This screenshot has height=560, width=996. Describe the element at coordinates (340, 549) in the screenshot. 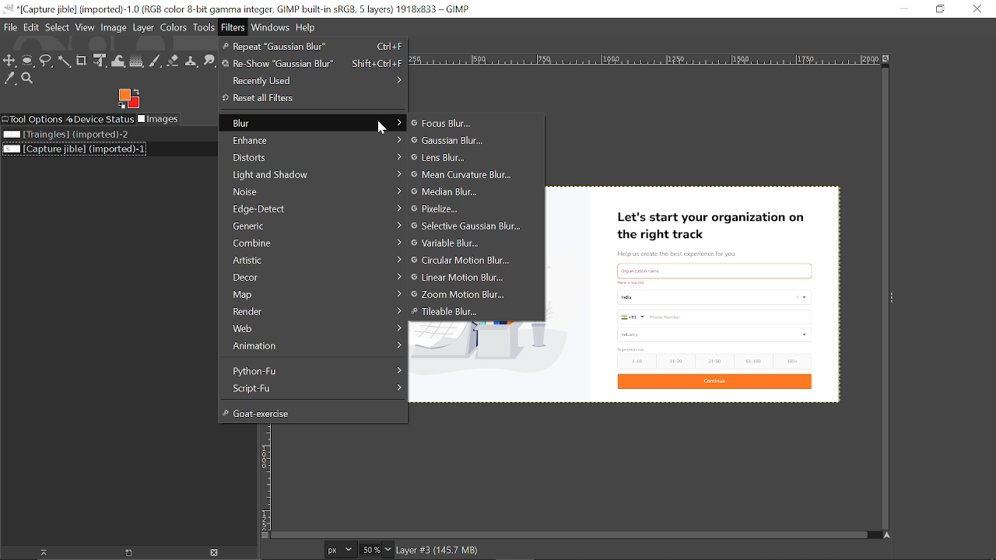

I see `Current image Units ` at that location.